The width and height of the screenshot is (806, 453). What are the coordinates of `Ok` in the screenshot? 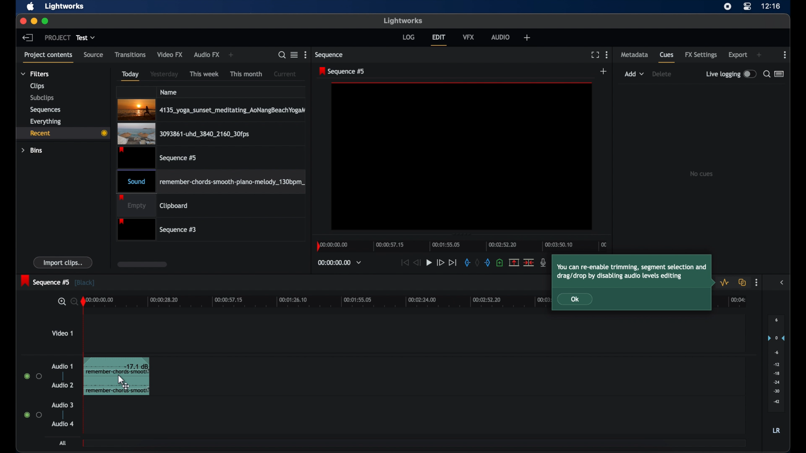 It's located at (580, 299).